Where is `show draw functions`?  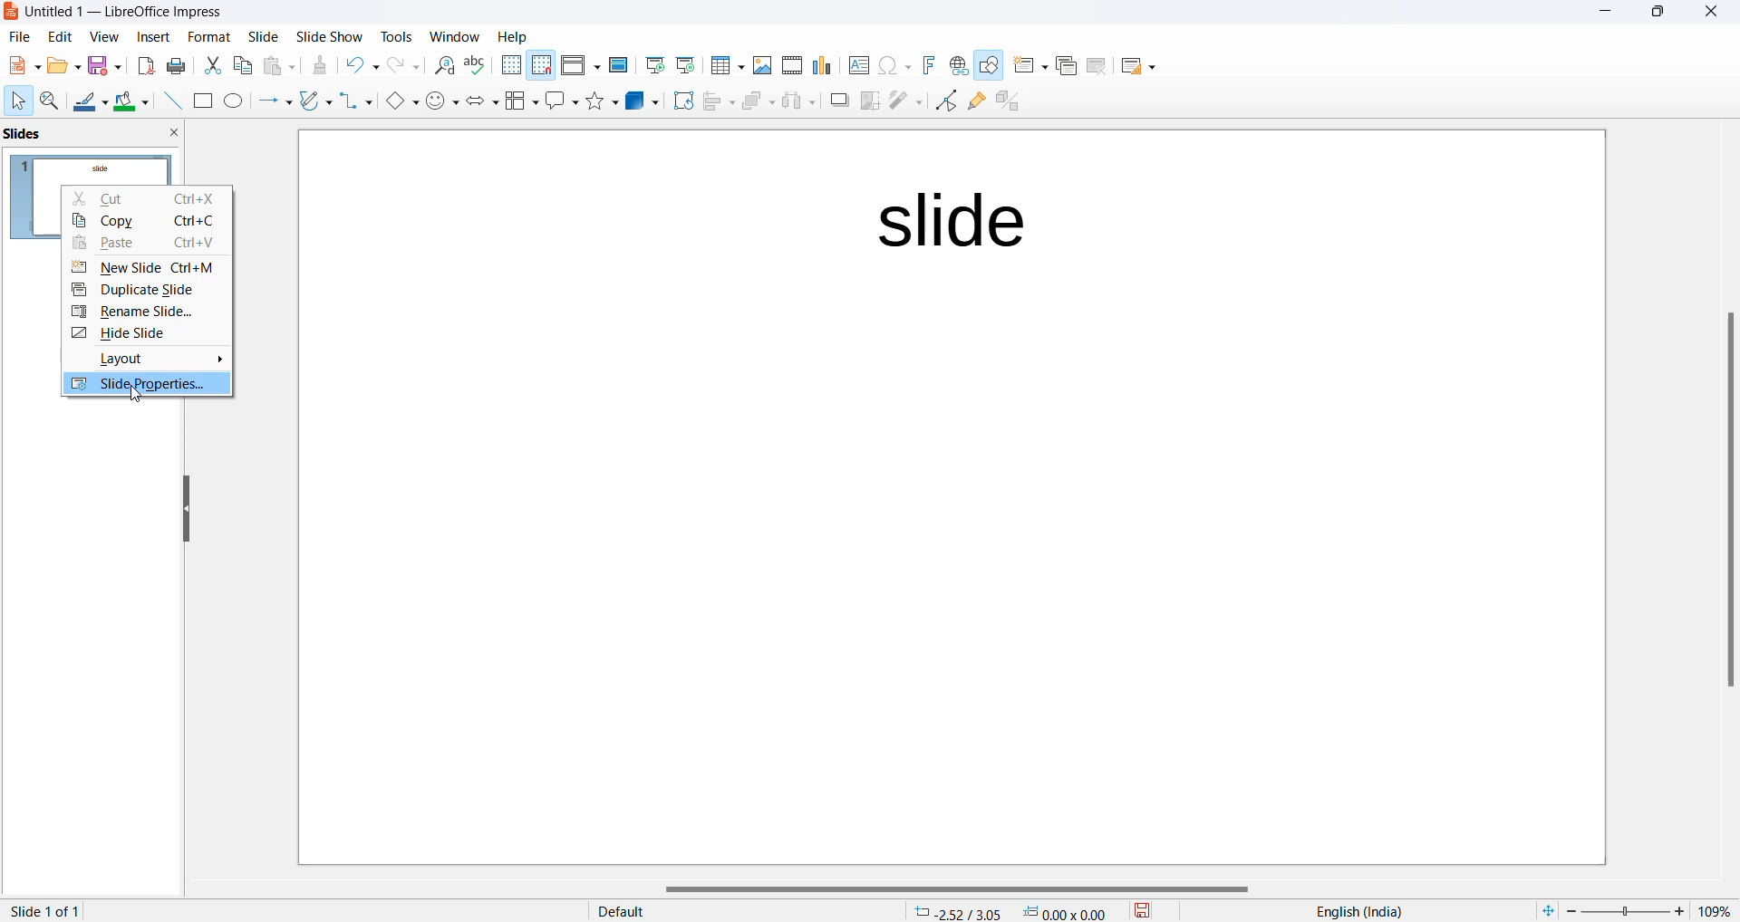 show draw functions is located at coordinates (991, 69).